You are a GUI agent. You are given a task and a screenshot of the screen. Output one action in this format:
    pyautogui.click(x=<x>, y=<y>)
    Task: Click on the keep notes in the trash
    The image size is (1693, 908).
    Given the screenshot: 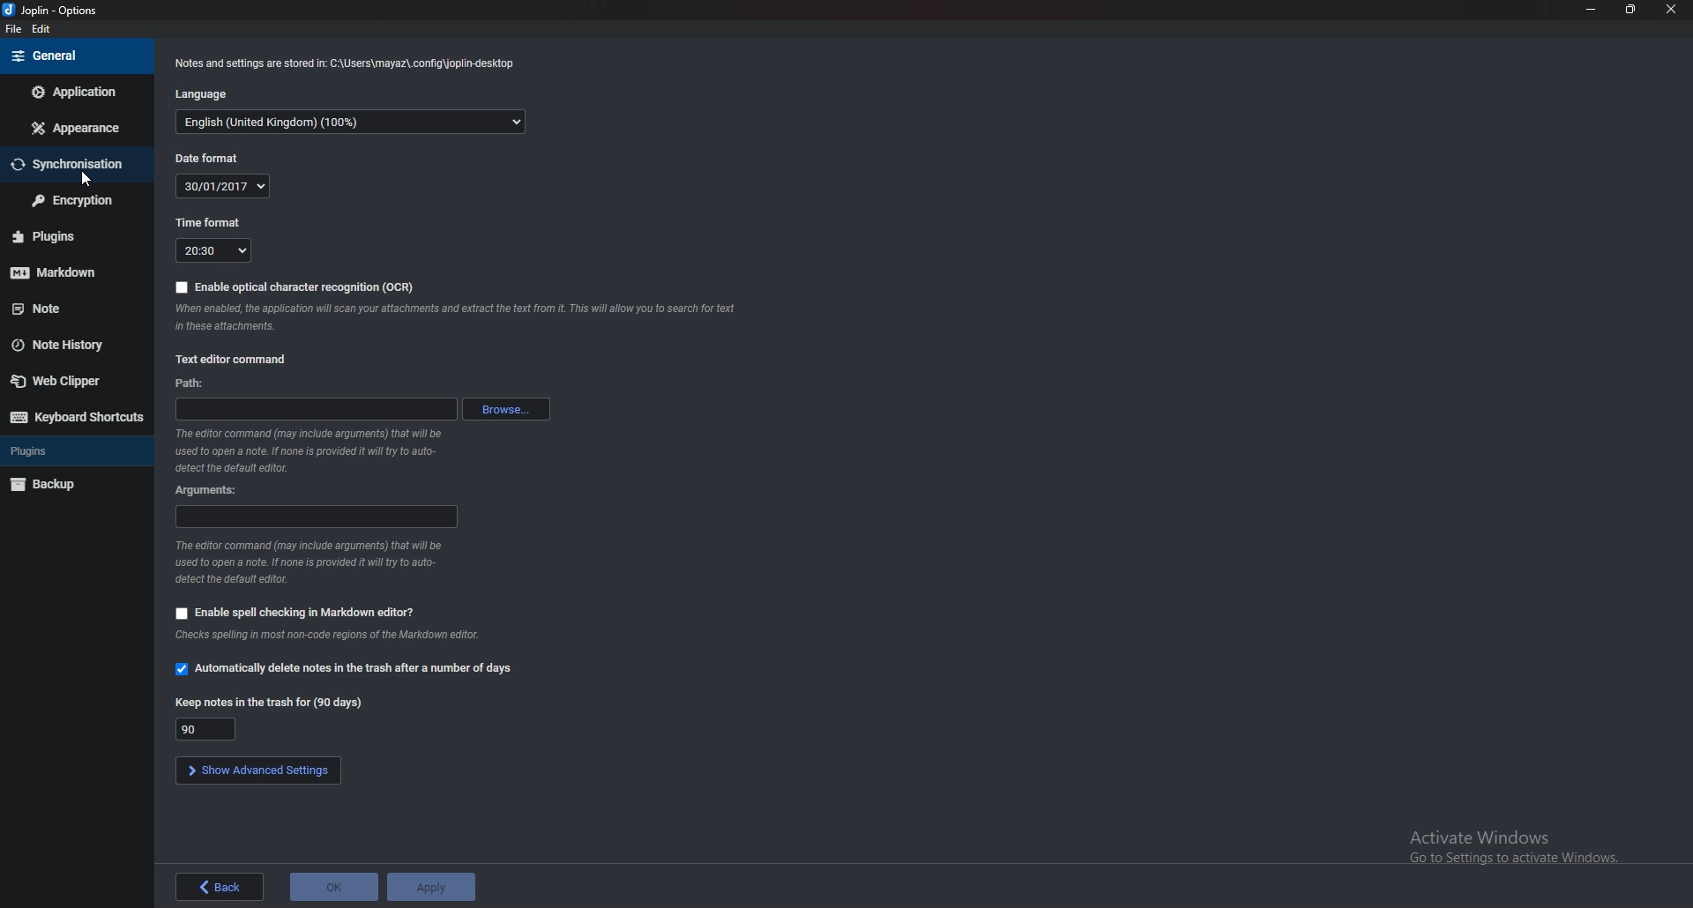 What is the action you would take?
    pyautogui.click(x=269, y=703)
    